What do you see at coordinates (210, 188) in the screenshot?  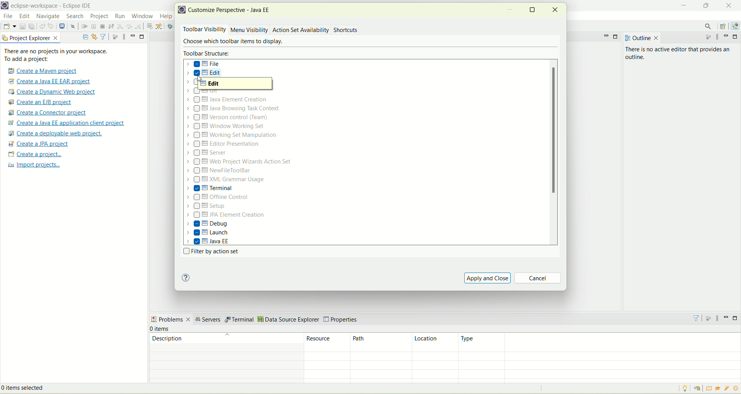 I see `terminal` at bounding box center [210, 188].